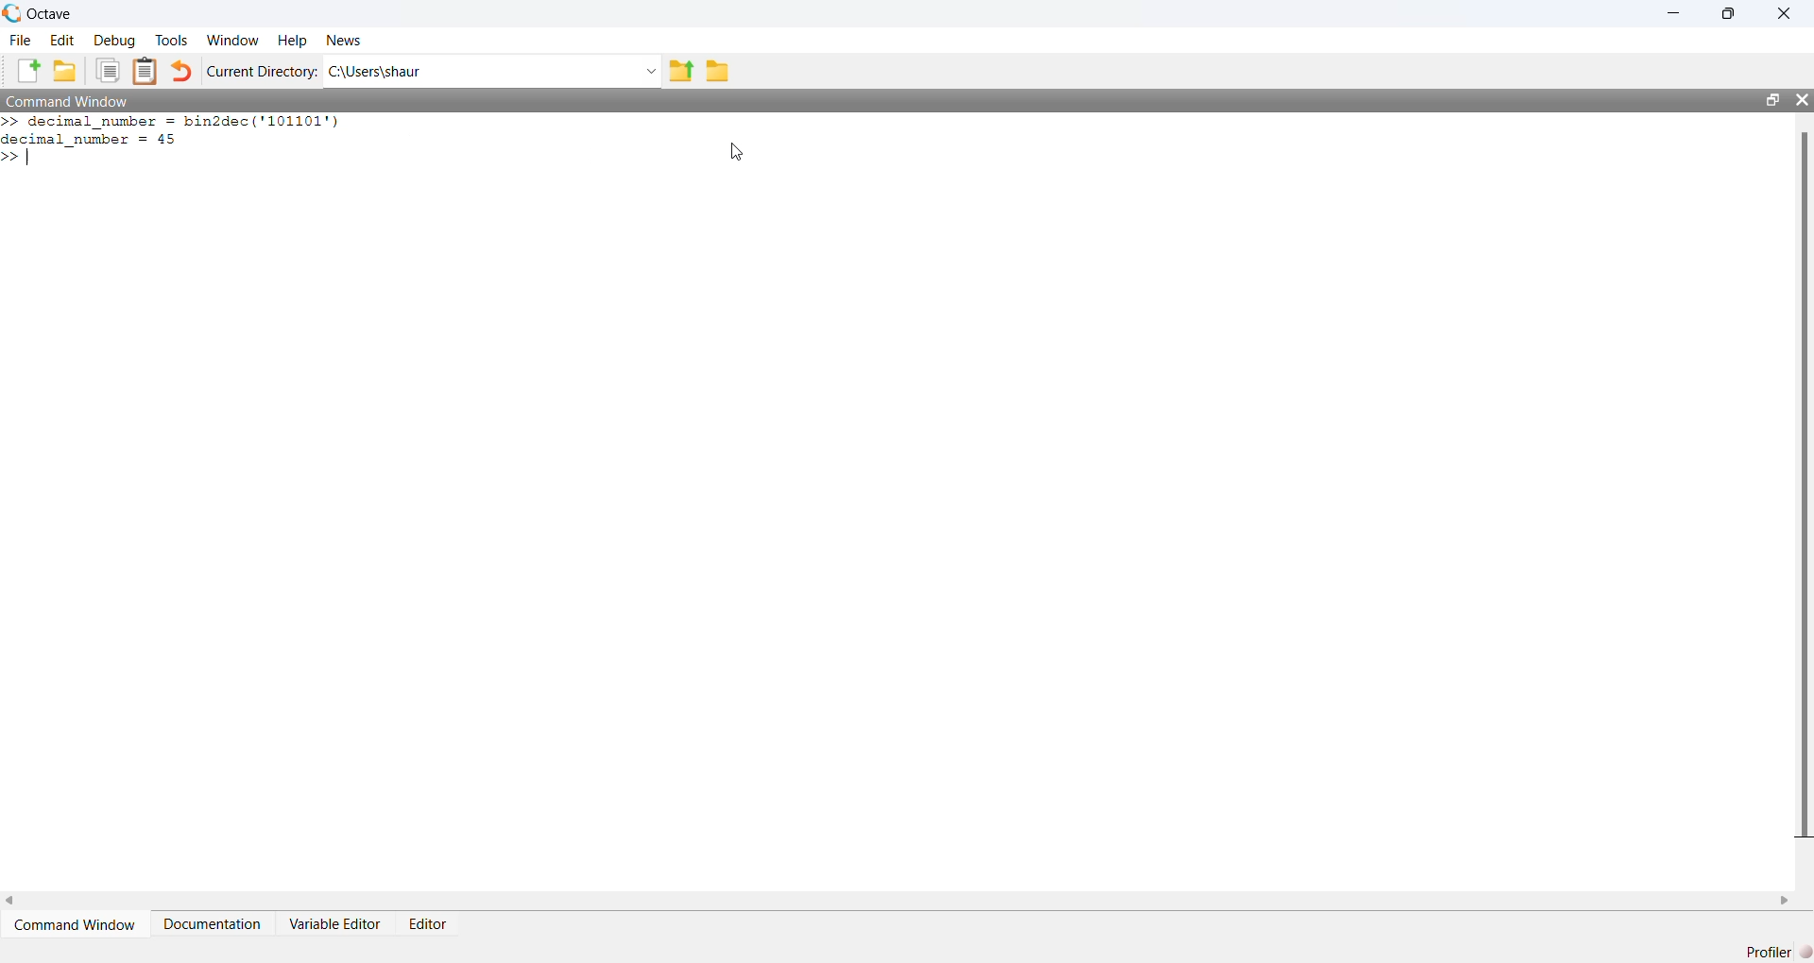  What do you see at coordinates (184, 123) in the screenshot?
I see `decimal_number = bin2dec('101101')` at bounding box center [184, 123].